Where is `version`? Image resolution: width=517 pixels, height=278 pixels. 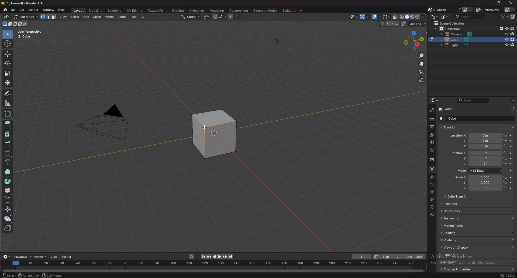 version is located at coordinates (511, 275).